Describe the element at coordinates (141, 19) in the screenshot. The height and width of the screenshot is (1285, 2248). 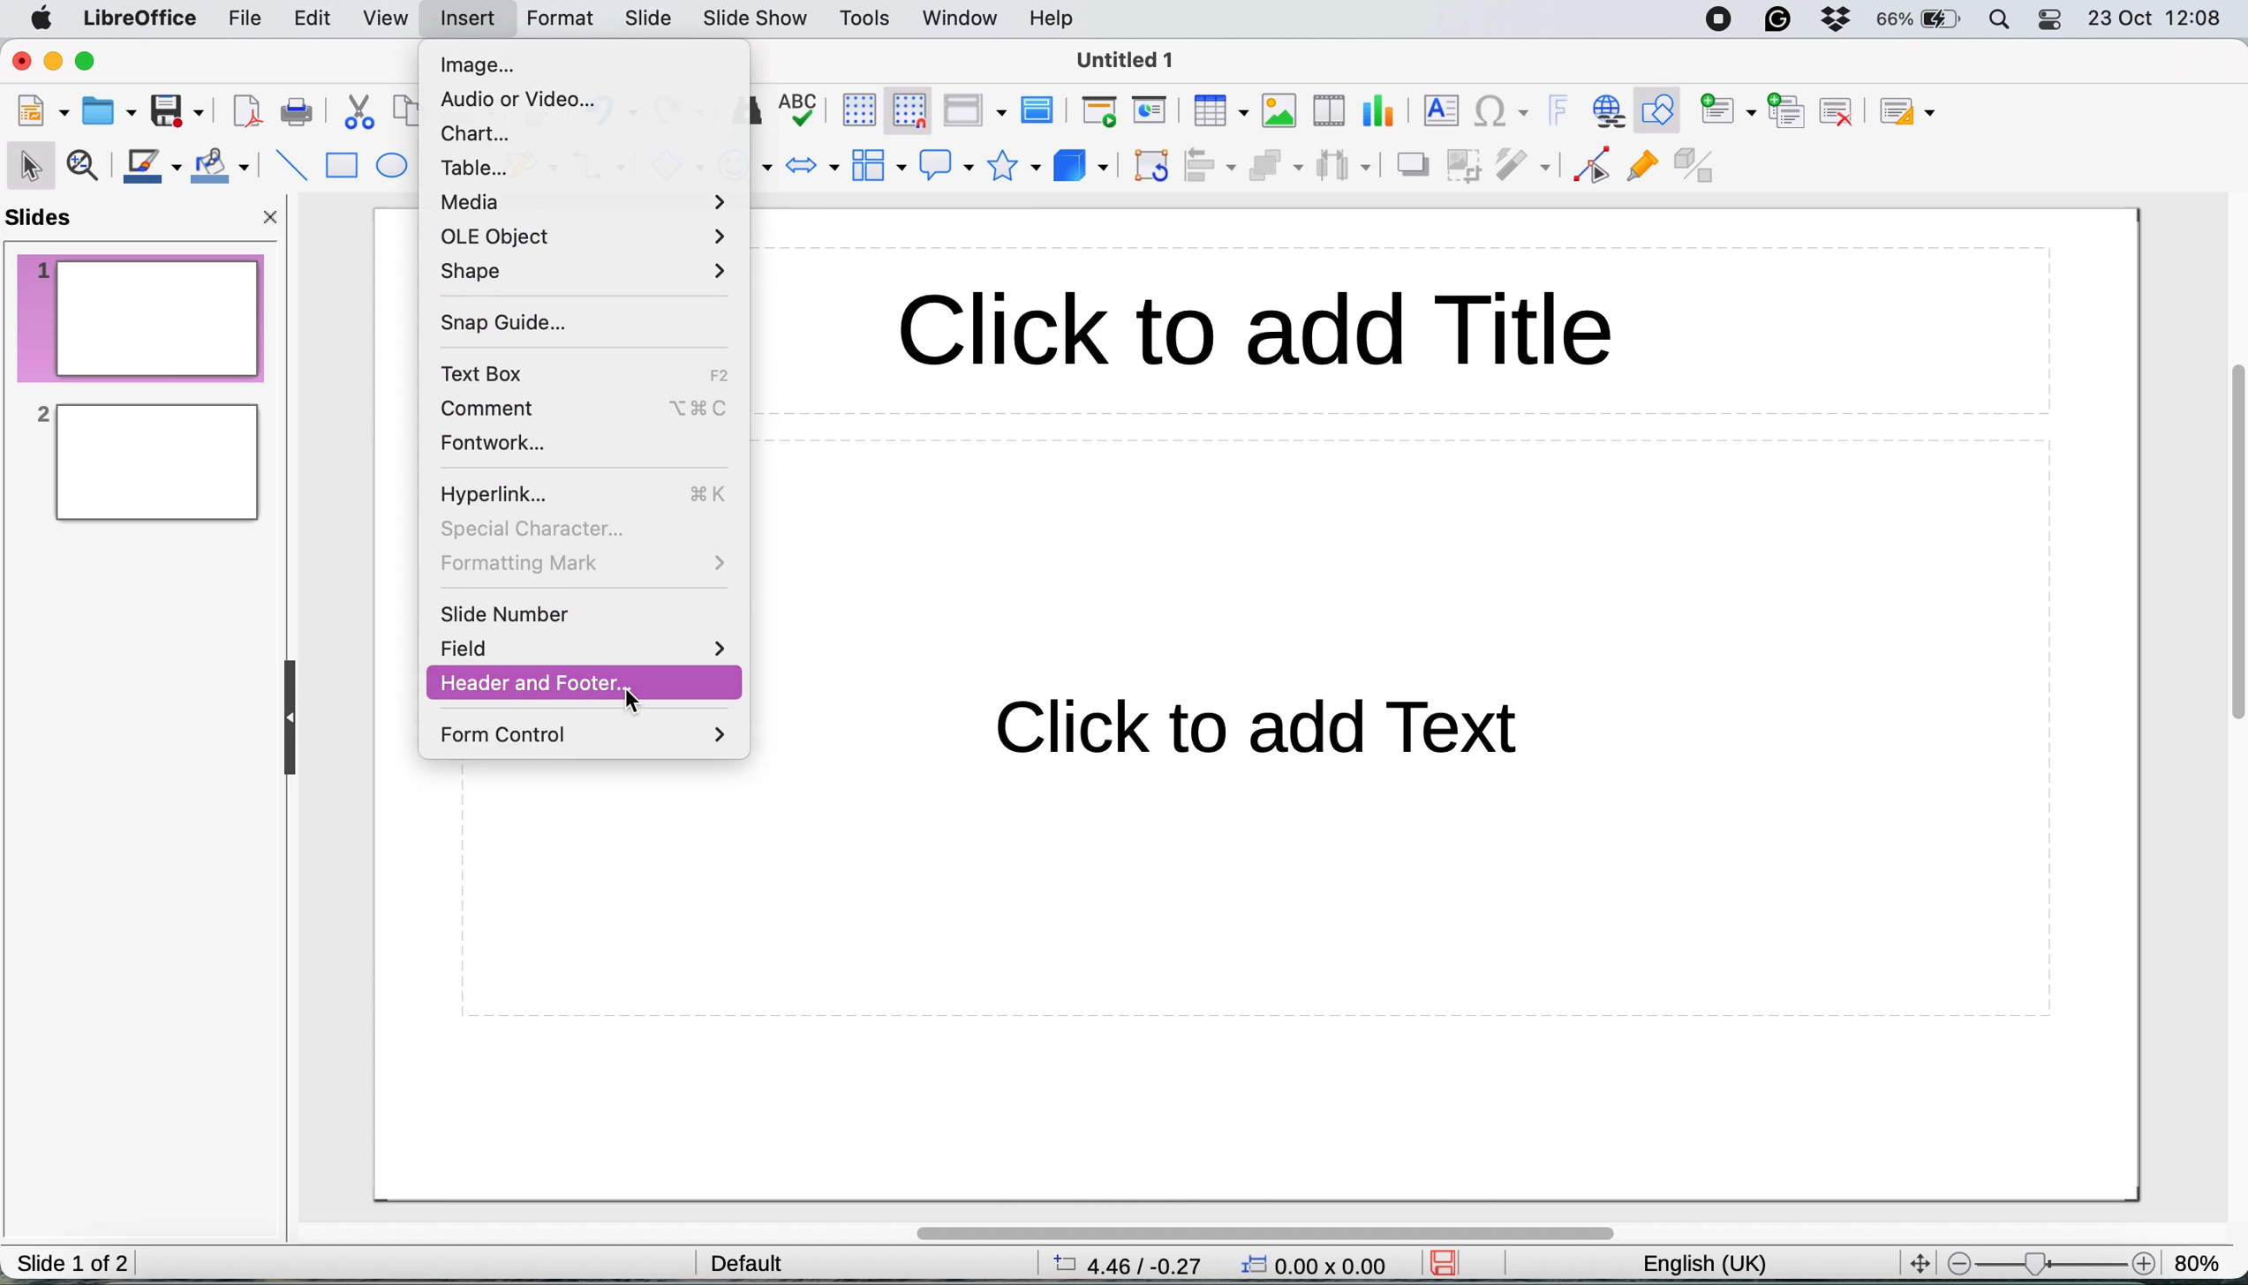
I see `libreoffice` at that location.